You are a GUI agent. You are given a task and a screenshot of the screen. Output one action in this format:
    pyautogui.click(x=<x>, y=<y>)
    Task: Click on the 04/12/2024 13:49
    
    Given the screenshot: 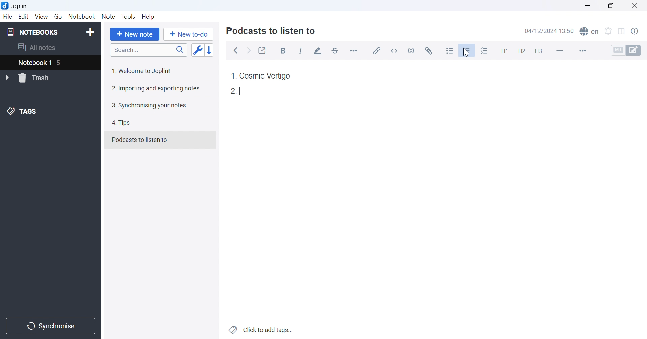 What is the action you would take?
    pyautogui.click(x=549, y=31)
    